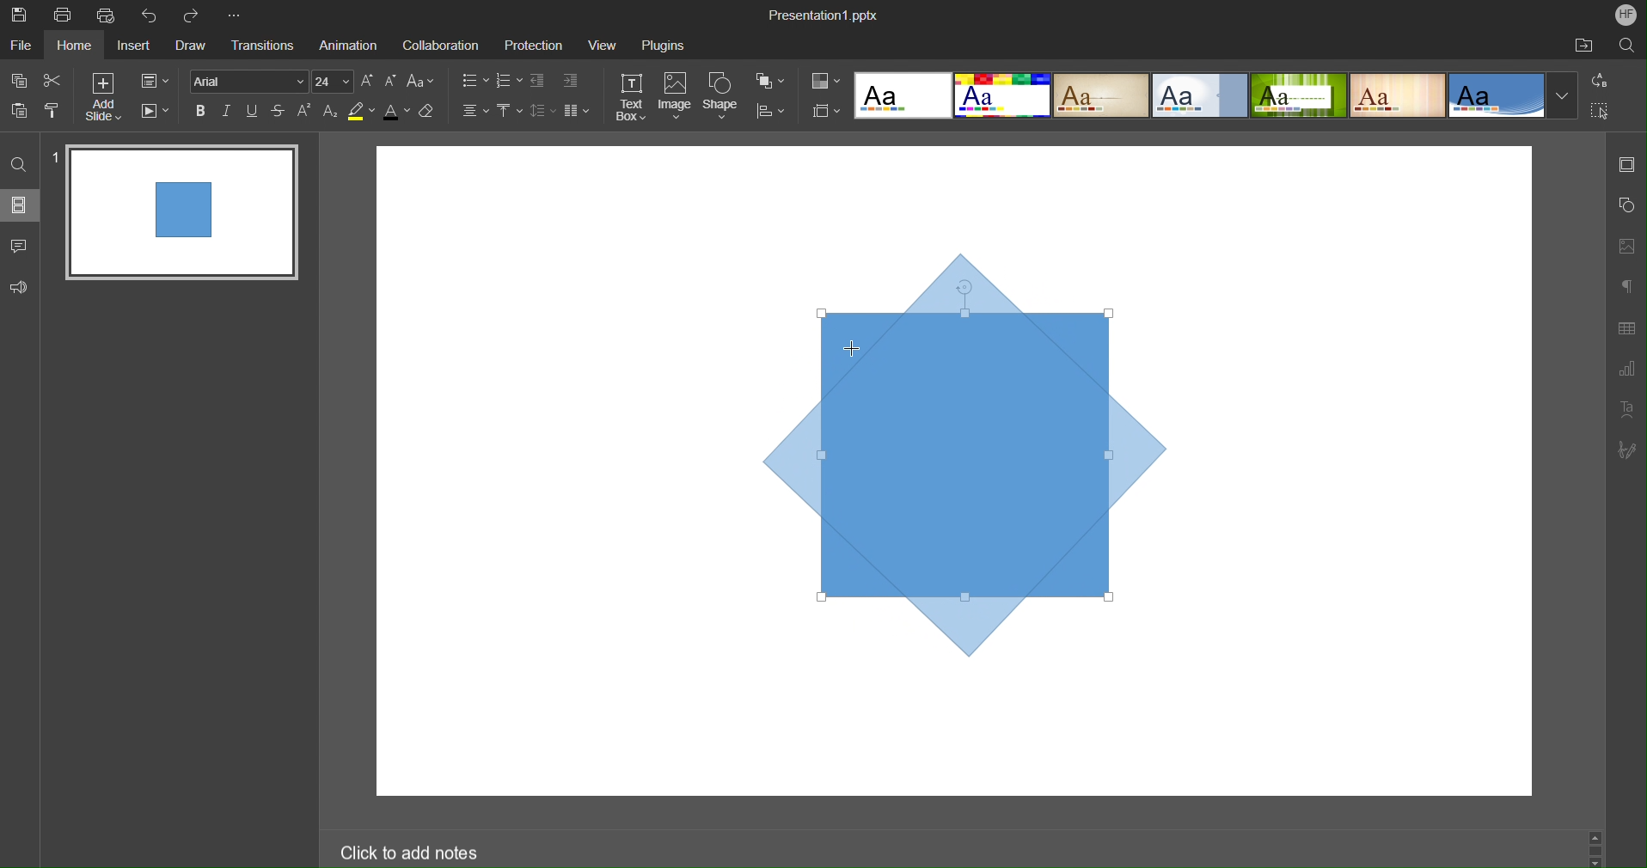  What do you see at coordinates (662, 42) in the screenshot?
I see `Plugins` at bounding box center [662, 42].